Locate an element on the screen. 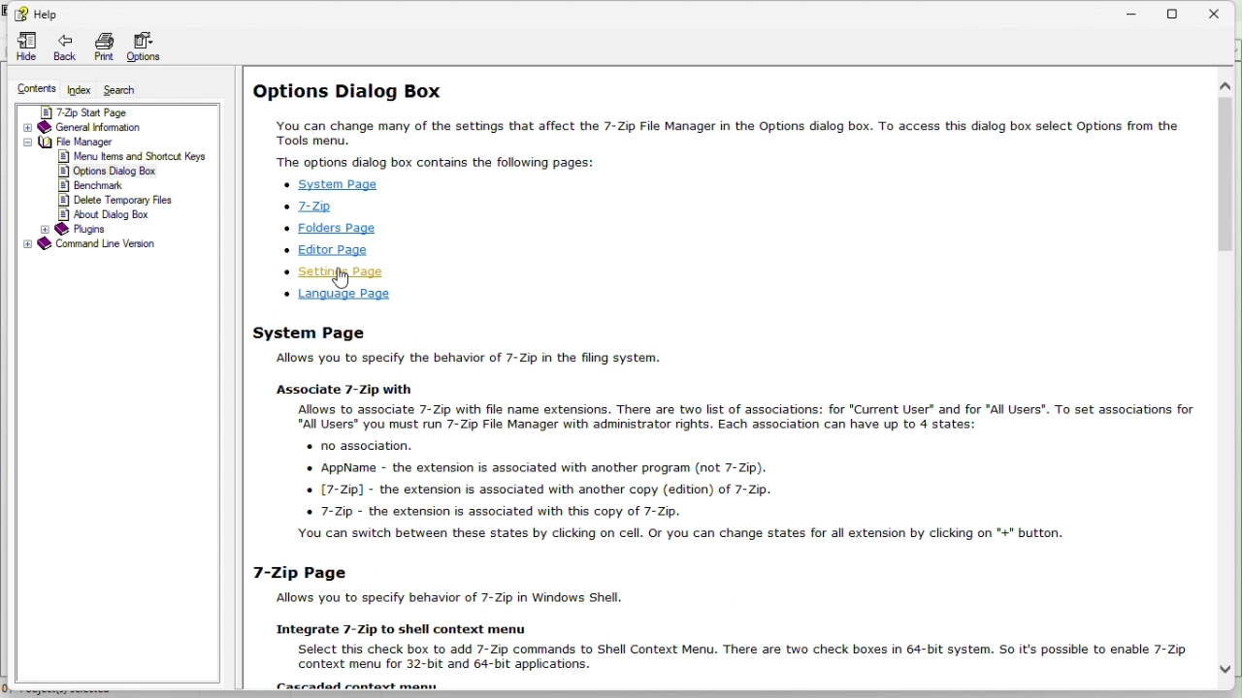  cursor is located at coordinates (344, 279).